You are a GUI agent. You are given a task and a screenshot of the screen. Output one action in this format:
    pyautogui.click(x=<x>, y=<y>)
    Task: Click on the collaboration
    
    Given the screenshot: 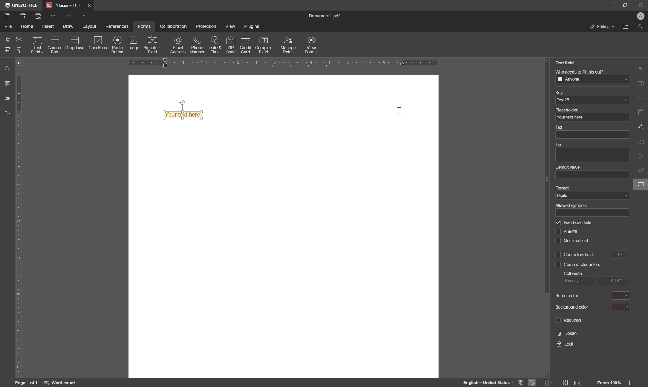 What is the action you would take?
    pyautogui.click(x=175, y=26)
    